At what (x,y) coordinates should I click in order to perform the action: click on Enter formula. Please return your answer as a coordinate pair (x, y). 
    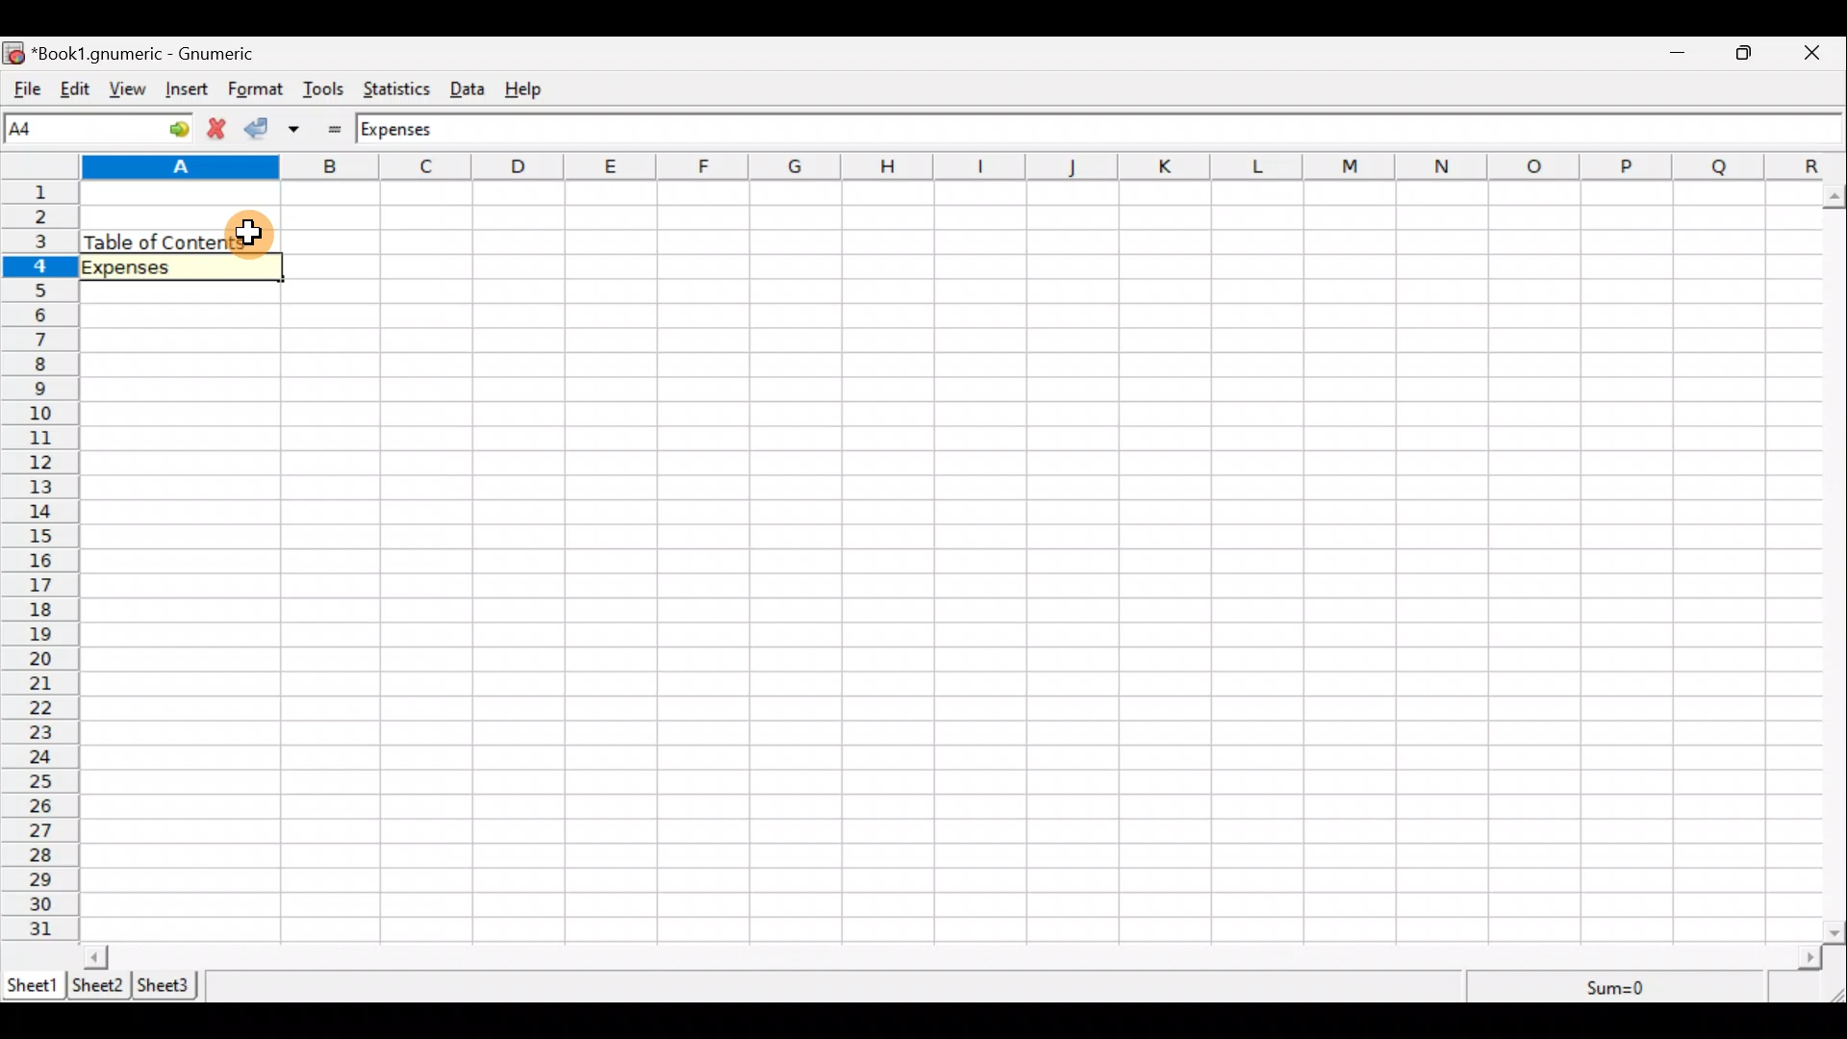
    Looking at the image, I should click on (339, 129).